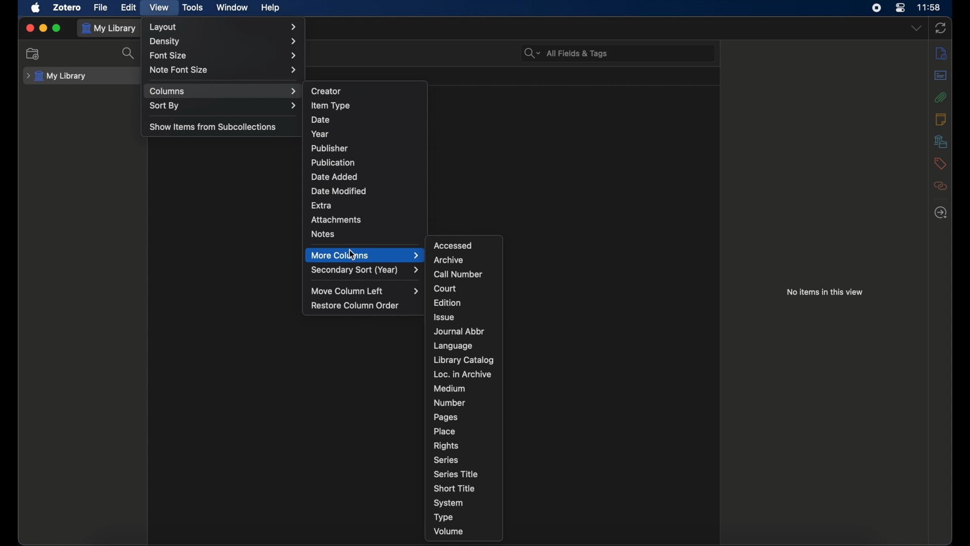 The height and width of the screenshot is (546, 970). What do you see at coordinates (336, 219) in the screenshot?
I see `attachments` at bounding box center [336, 219].